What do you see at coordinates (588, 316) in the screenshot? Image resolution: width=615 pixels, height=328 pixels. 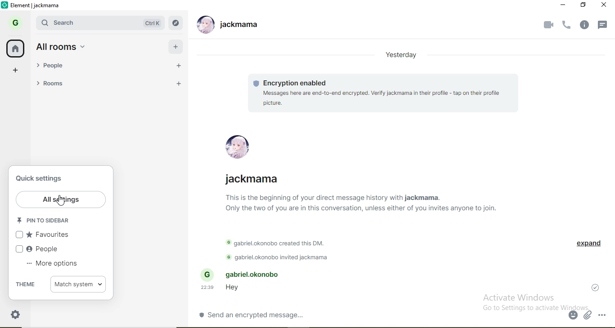 I see `attachment` at bounding box center [588, 316].